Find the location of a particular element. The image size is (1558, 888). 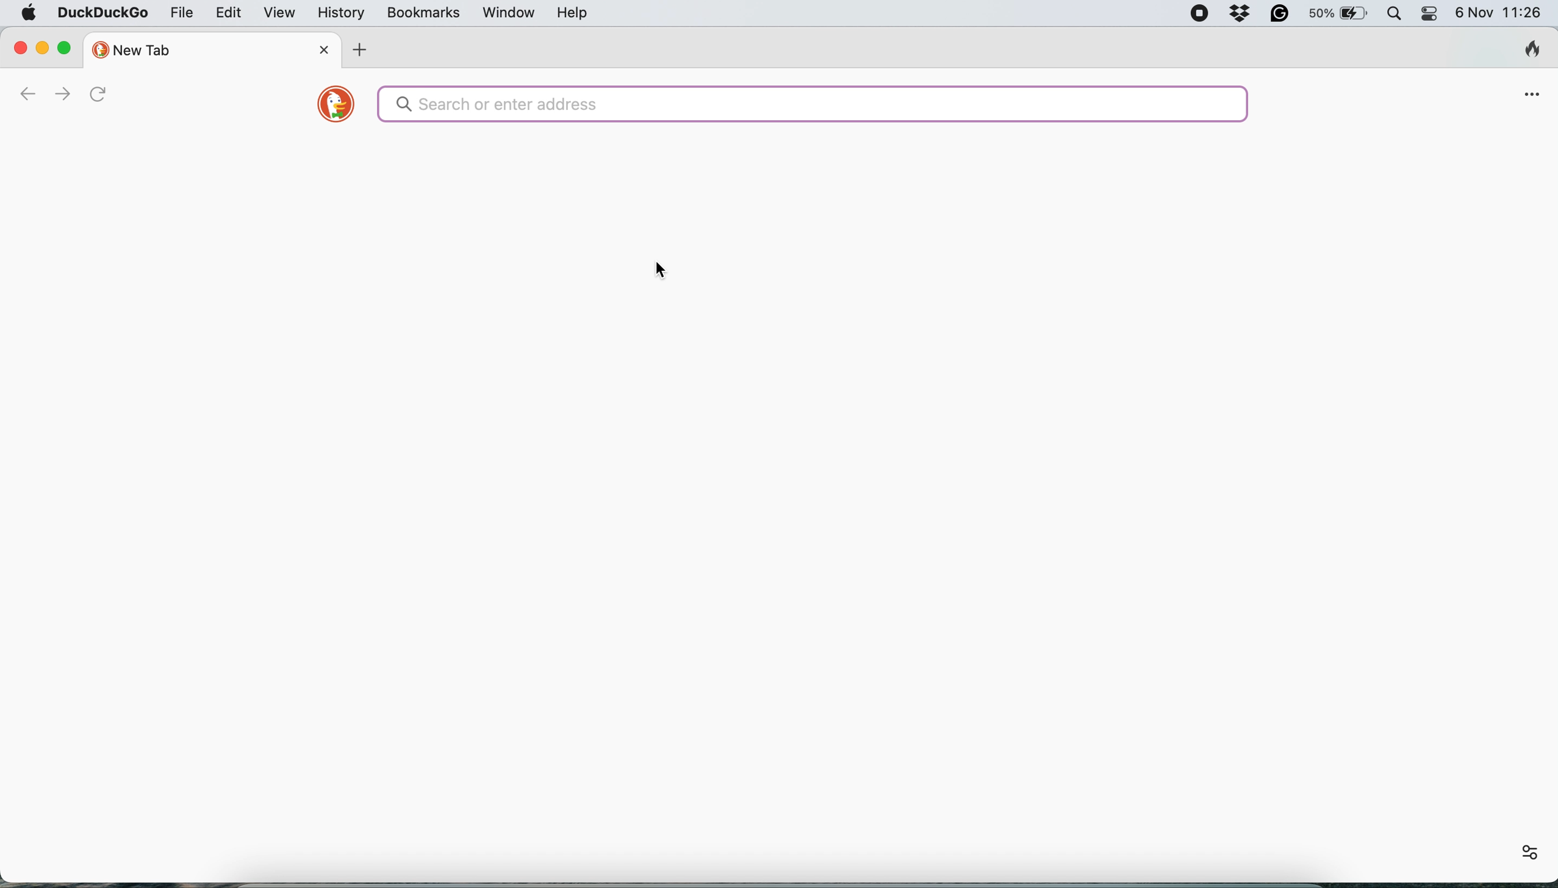

close is located at coordinates (19, 48).